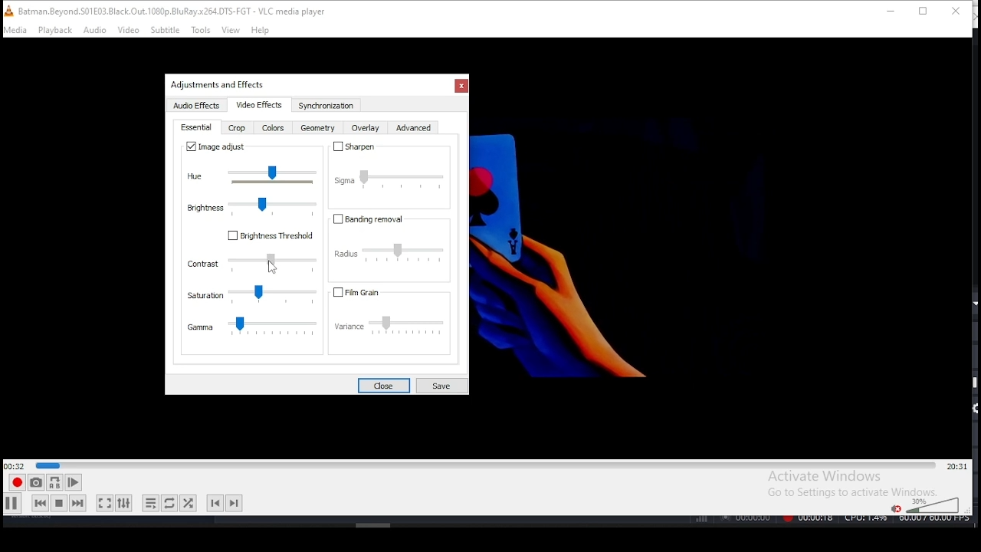 The height and width of the screenshot is (552, 981). Describe the element at coordinates (168, 504) in the screenshot. I see `click to toggle between, loop all, loop one, and no loop` at that location.